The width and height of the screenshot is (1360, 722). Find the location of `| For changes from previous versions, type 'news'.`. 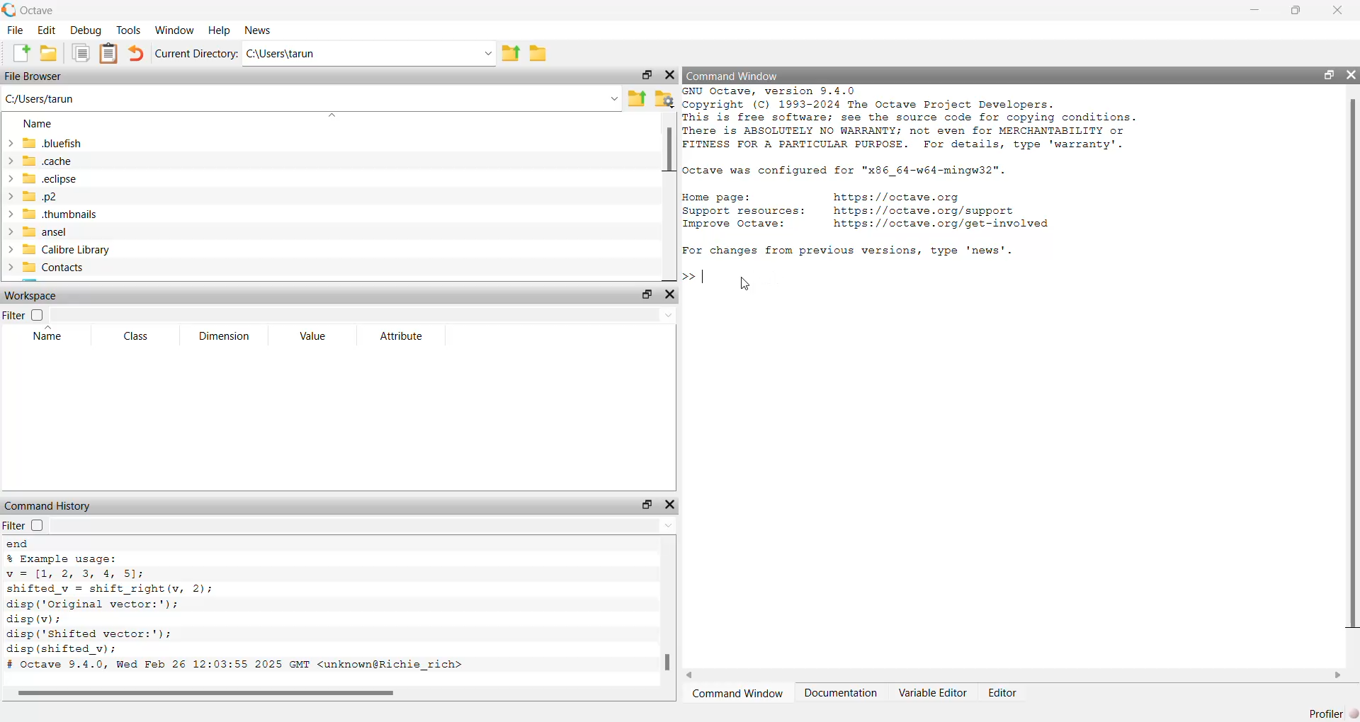

| For changes from previous versions, type 'news'. is located at coordinates (844, 252).